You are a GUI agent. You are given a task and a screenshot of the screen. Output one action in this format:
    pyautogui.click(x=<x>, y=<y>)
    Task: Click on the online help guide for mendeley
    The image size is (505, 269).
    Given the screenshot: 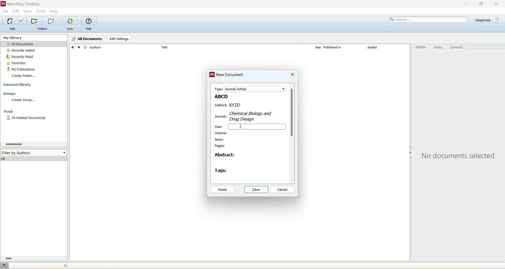 What is the action you would take?
    pyautogui.click(x=89, y=21)
    